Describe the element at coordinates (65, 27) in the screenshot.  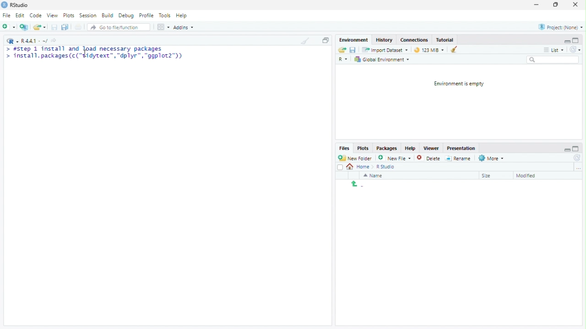
I see `Save all tabs` at that location.